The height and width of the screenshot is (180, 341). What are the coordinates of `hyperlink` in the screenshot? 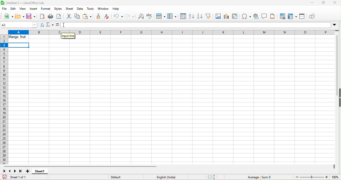 It's located at (257, 17).